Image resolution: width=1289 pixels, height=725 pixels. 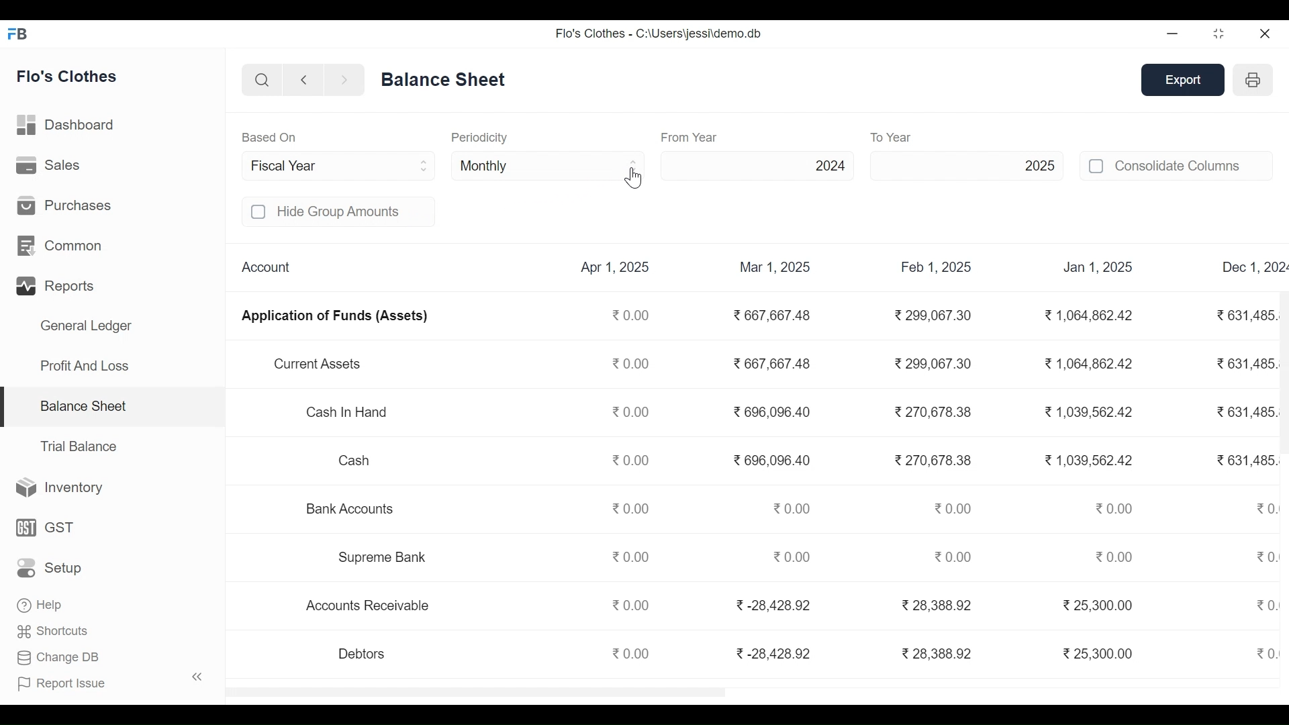 What do you see at coordinates (79, 446) in the screenshot?
I see `Trial Balance` at bounding box center [79, 446].